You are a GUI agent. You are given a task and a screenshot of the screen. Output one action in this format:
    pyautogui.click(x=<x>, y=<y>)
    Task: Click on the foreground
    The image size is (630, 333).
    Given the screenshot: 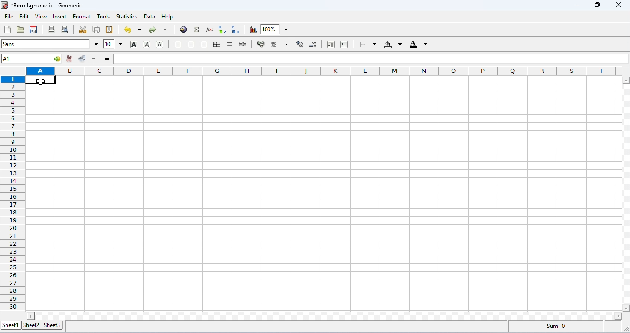 What is the action you would take?
    pyautogui.click(x=419, y=44)
    